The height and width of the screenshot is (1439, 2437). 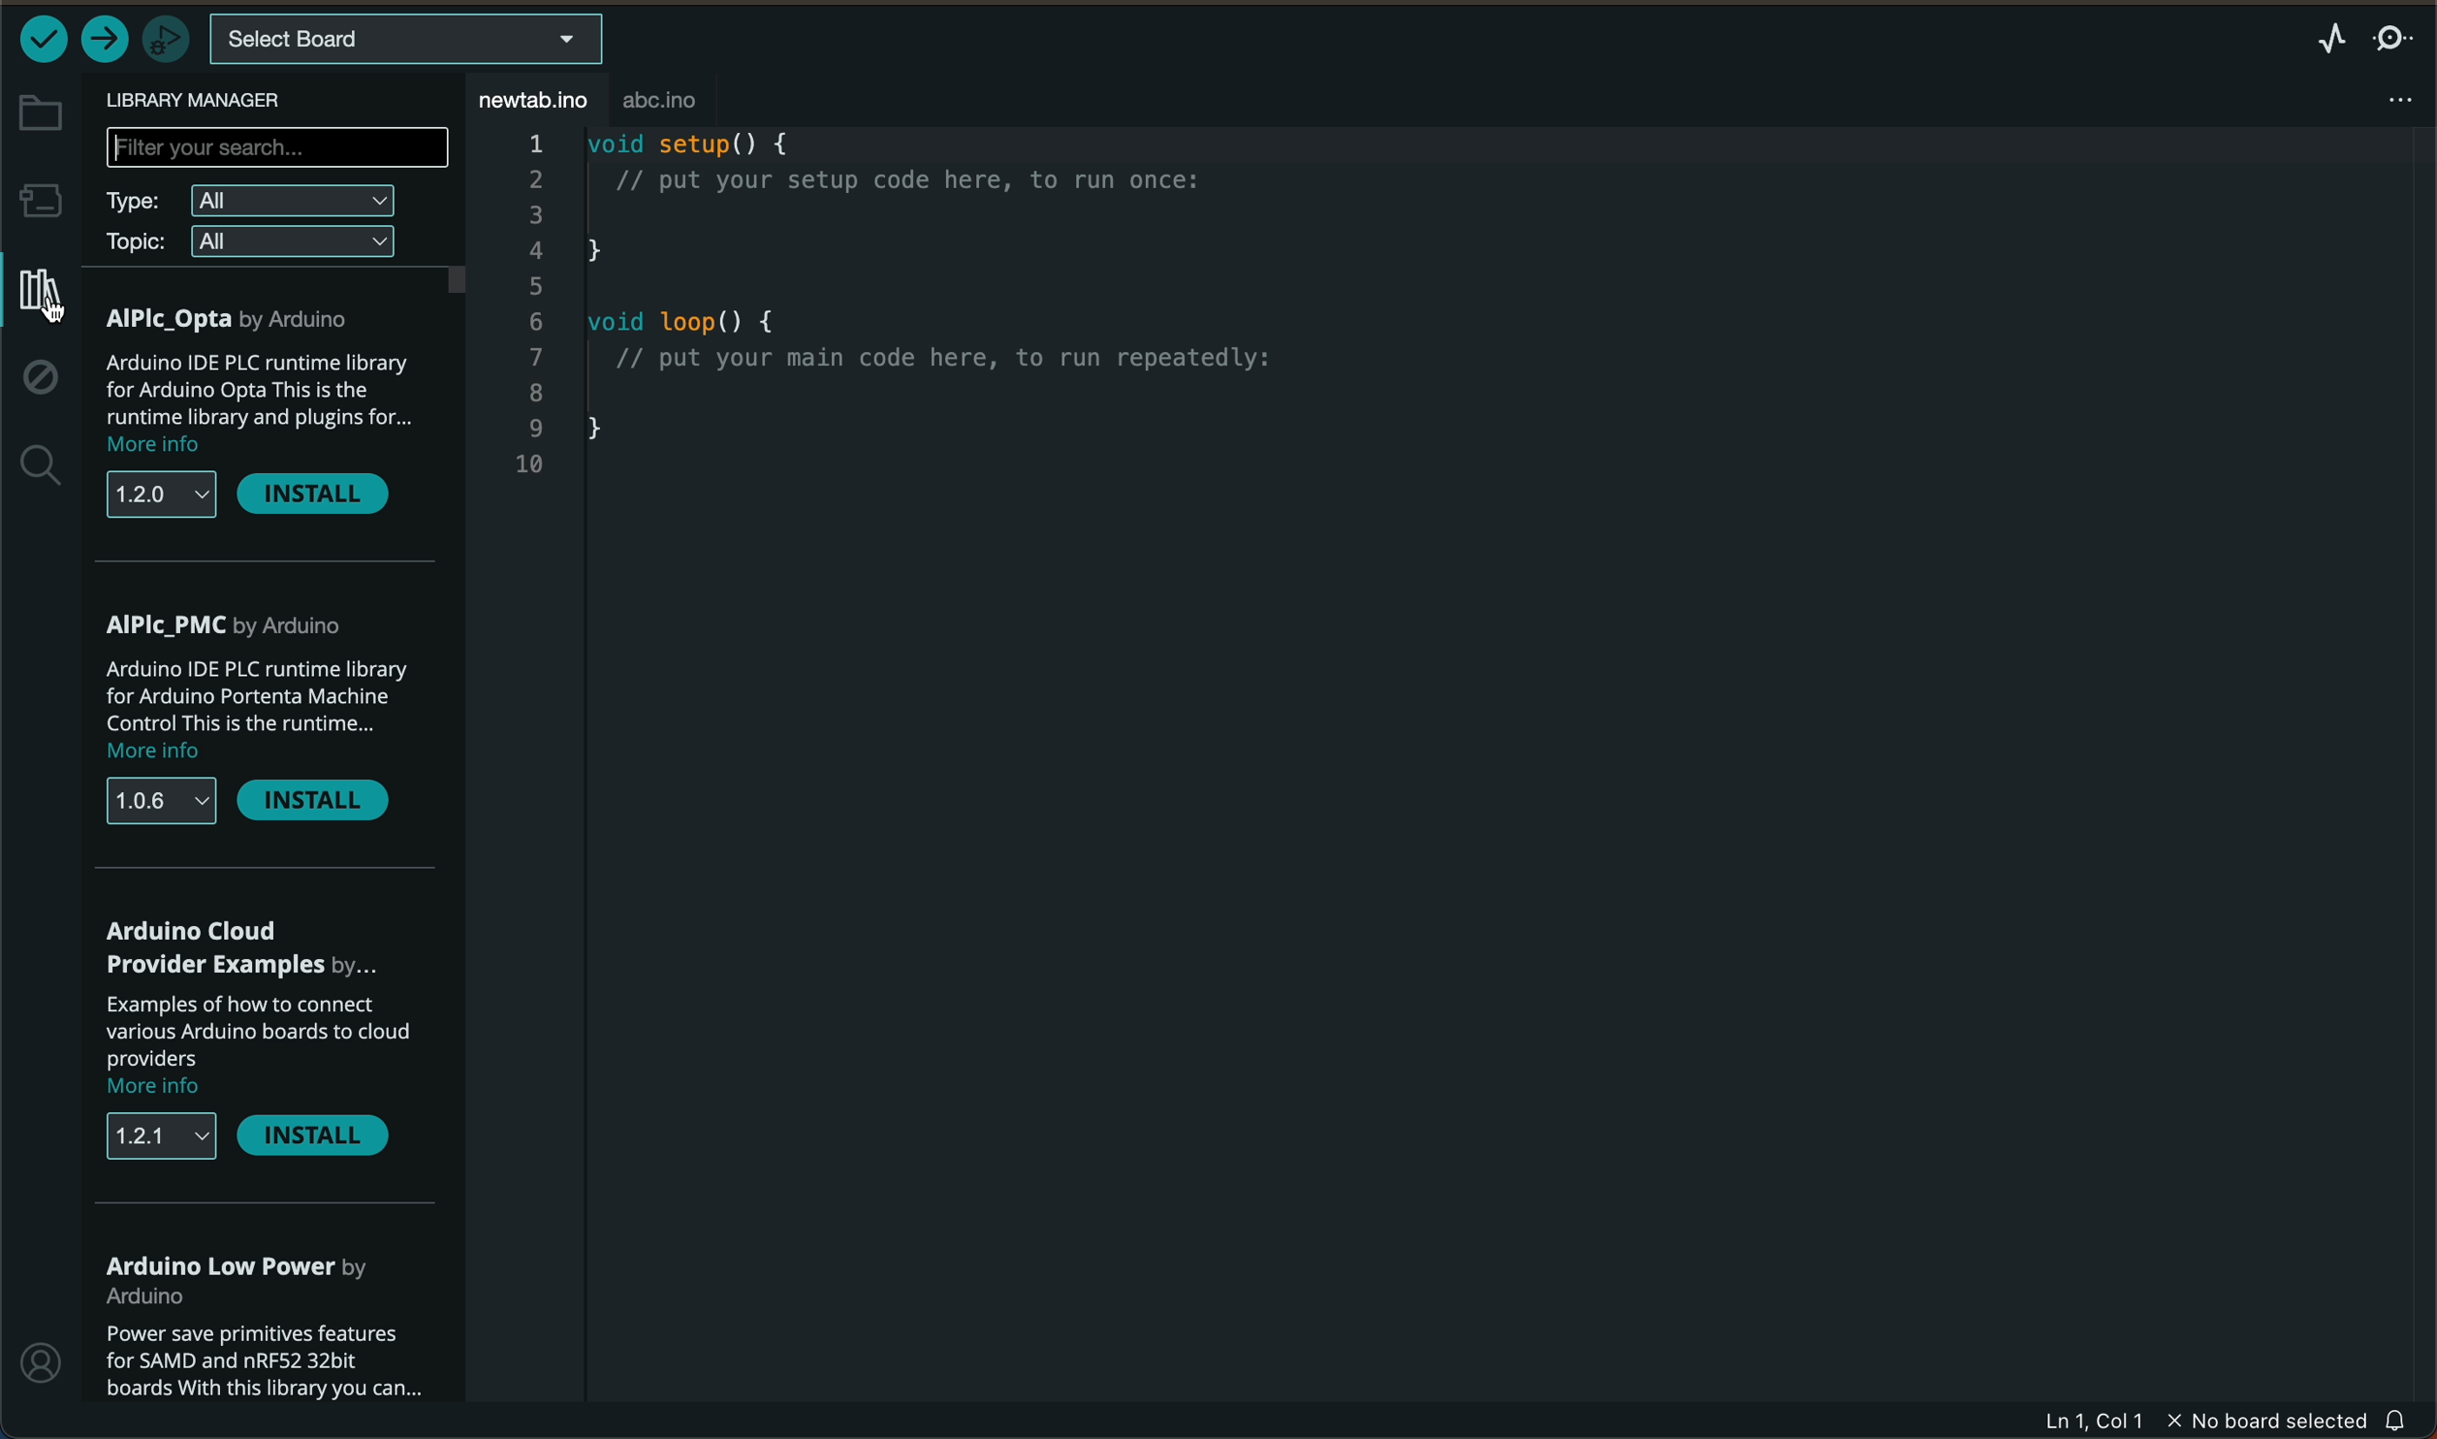 I want to click on verify, so click(x=45, y=37).